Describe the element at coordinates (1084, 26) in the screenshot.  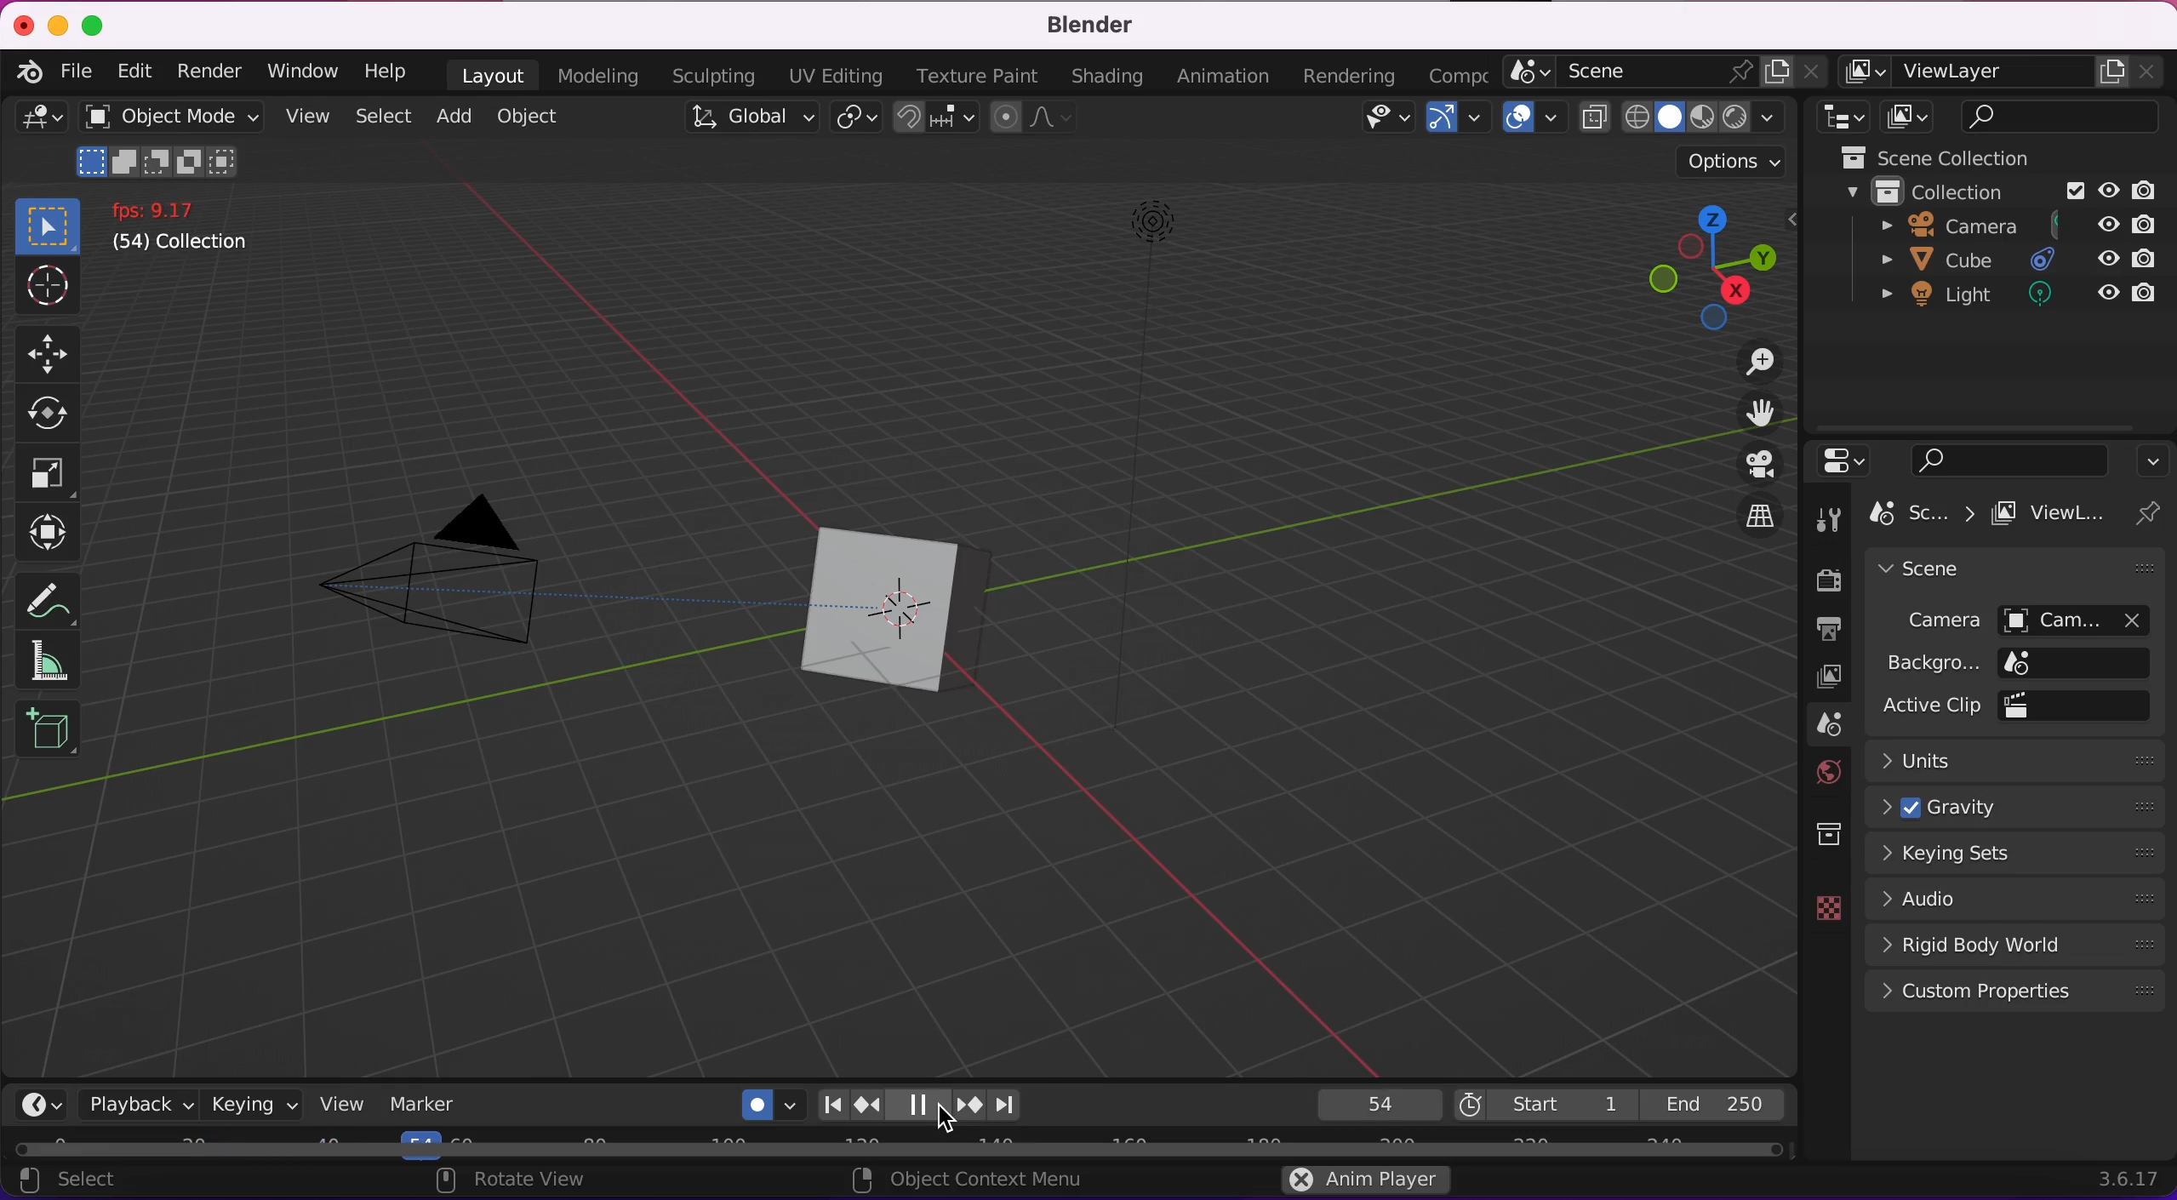
I see `blender` at that location.